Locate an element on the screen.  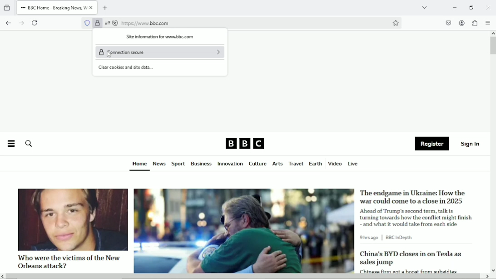
Business is located at coordinates (201, 164).